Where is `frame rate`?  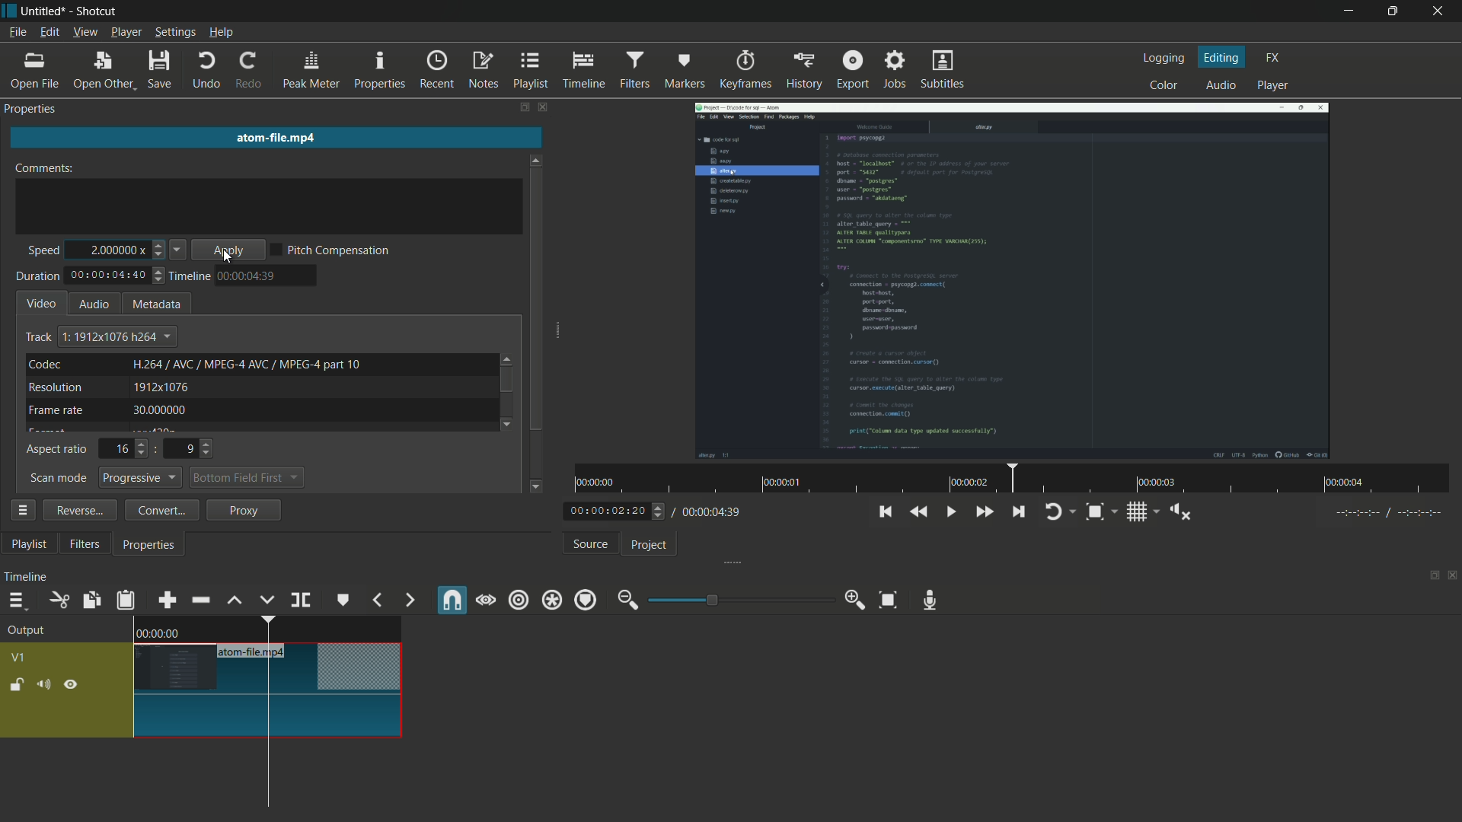 frame rate is located at coordinates (55, 410).